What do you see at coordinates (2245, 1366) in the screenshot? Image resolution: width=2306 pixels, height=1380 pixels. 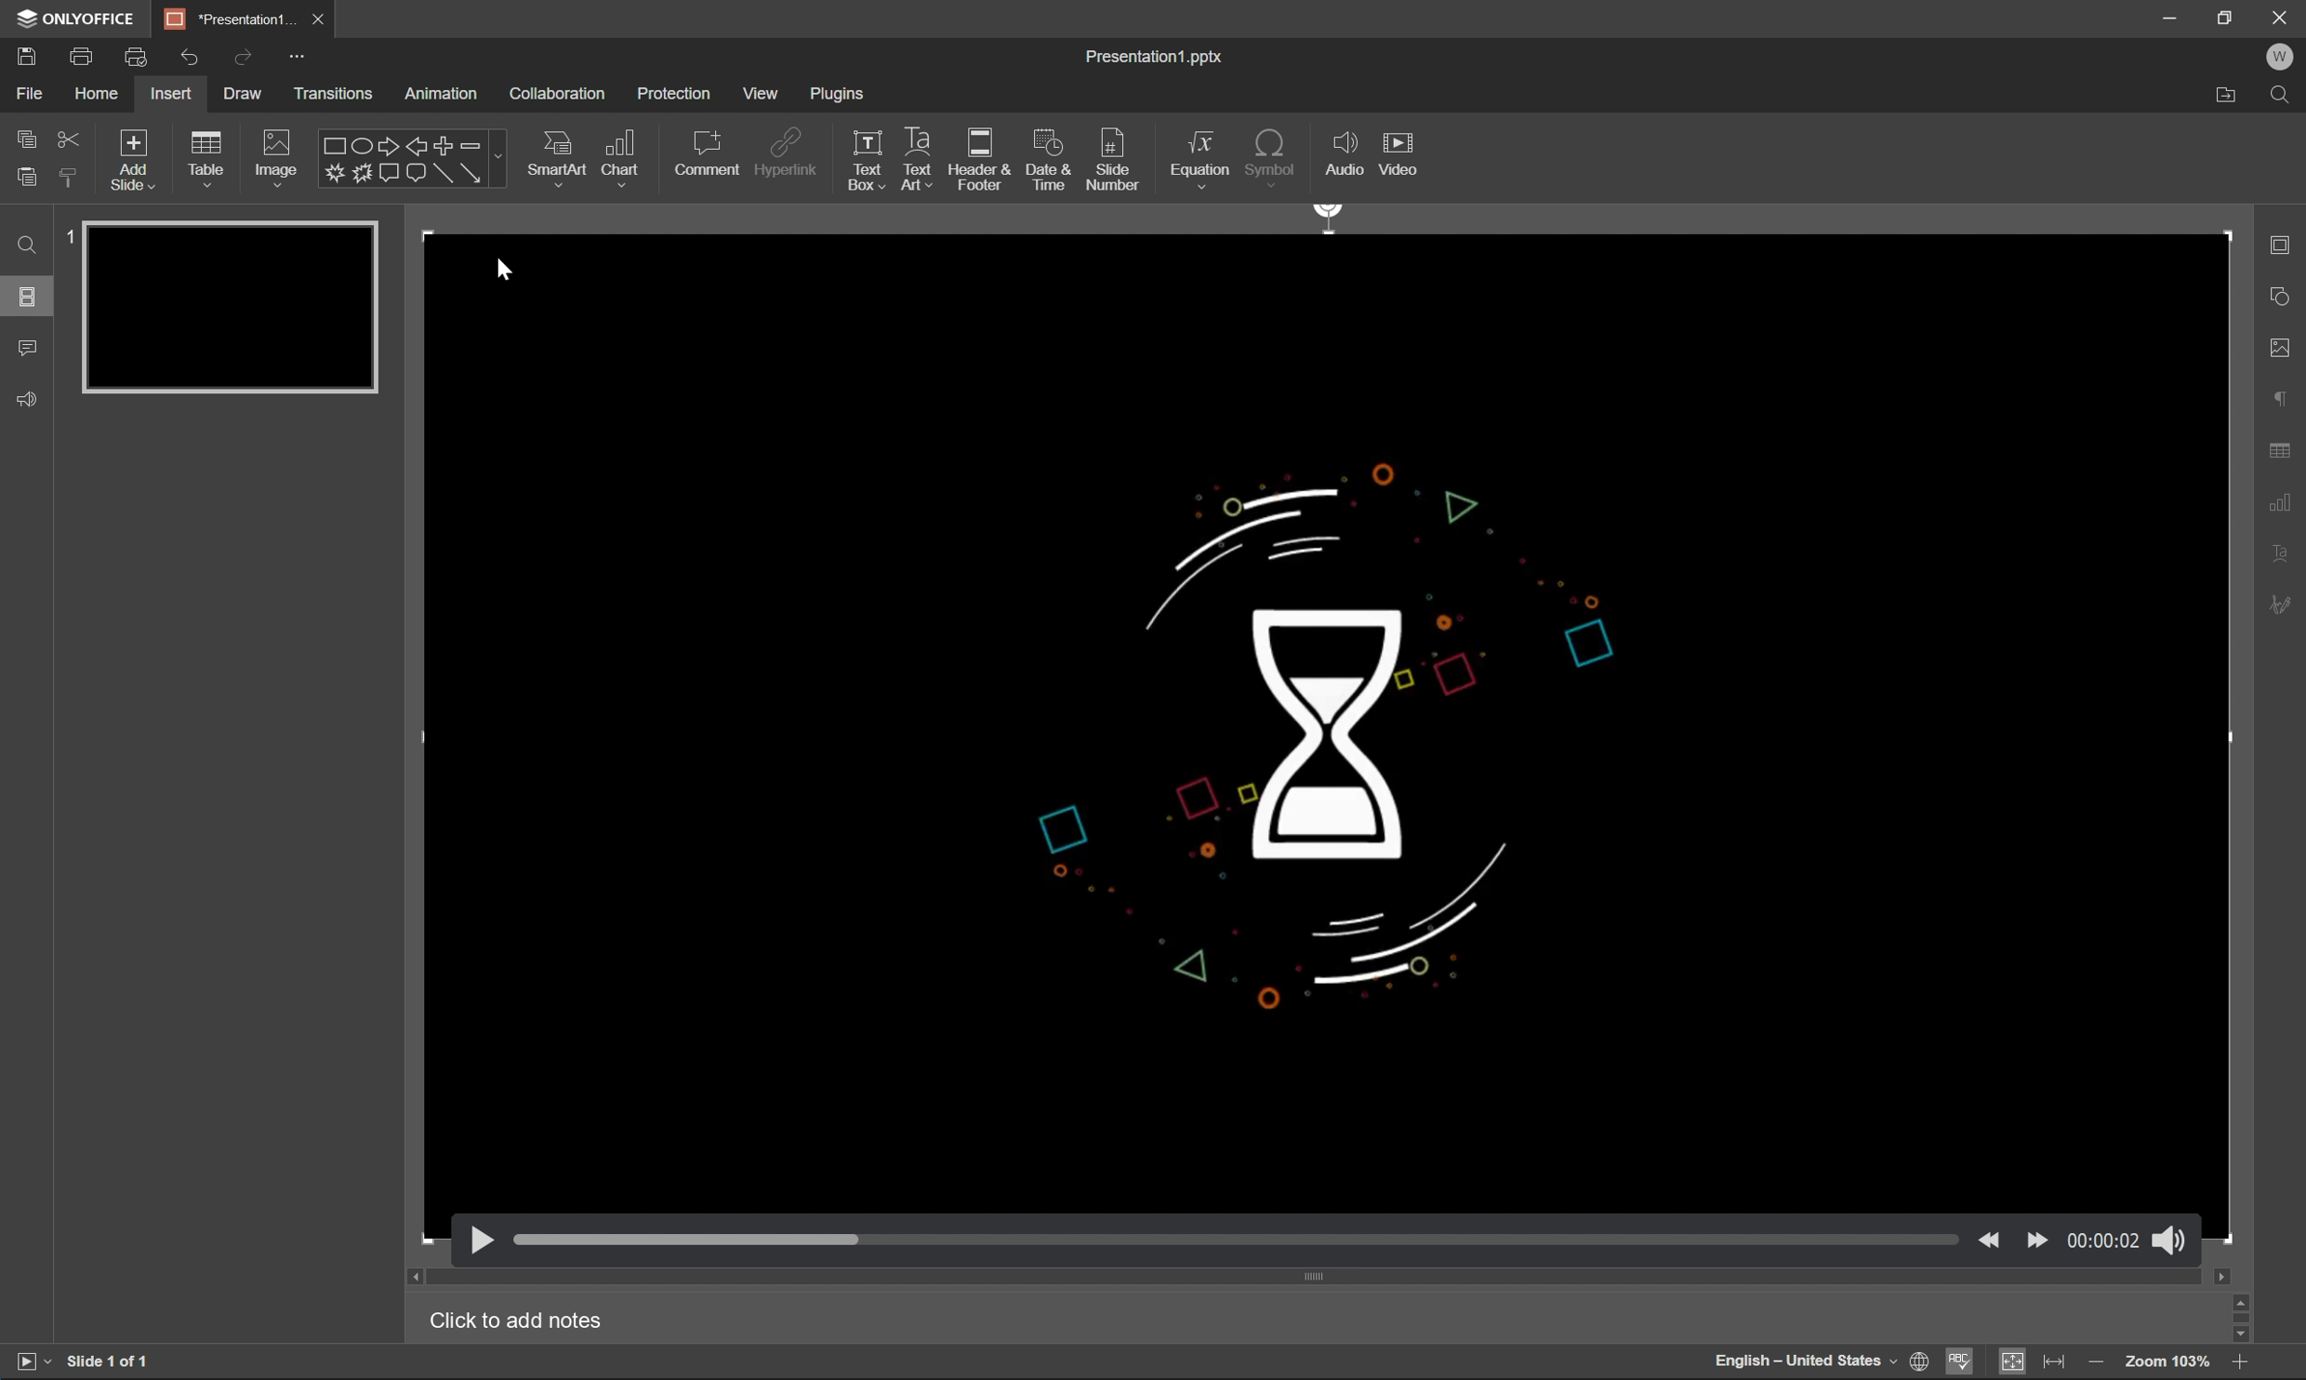 I see `zoom out` at bounding box center [2245, 1366].